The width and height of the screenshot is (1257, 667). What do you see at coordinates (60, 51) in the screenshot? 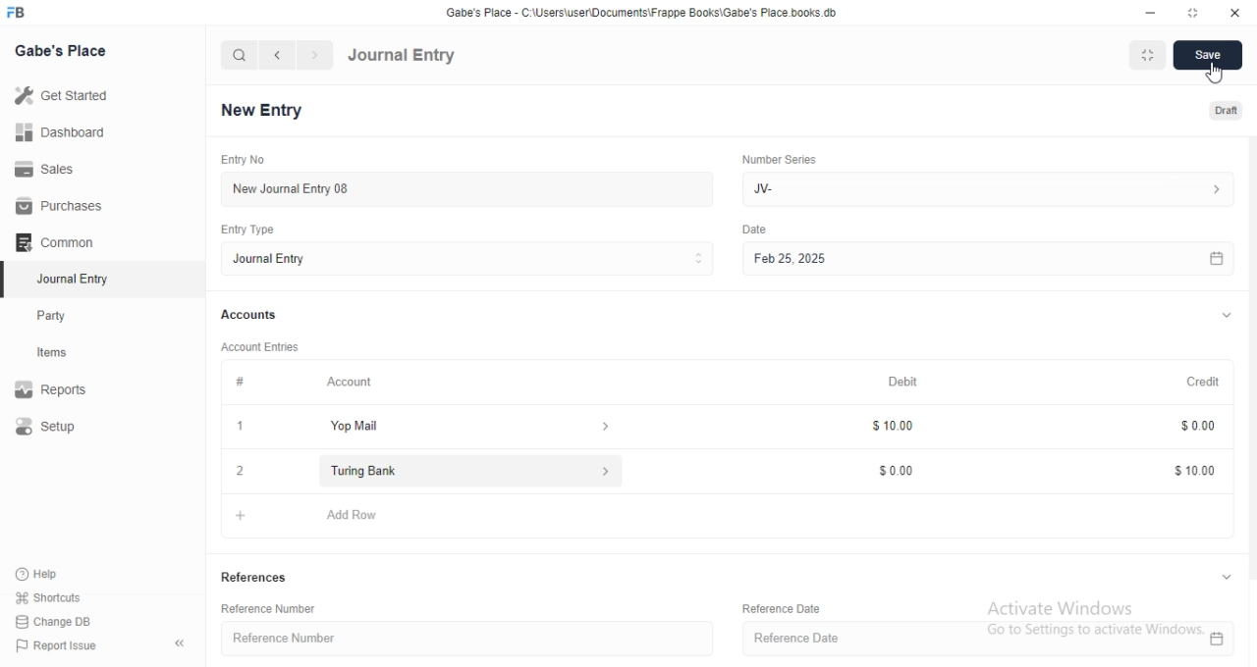
I see `Gabe's Place` at bounding box center [60, 51].